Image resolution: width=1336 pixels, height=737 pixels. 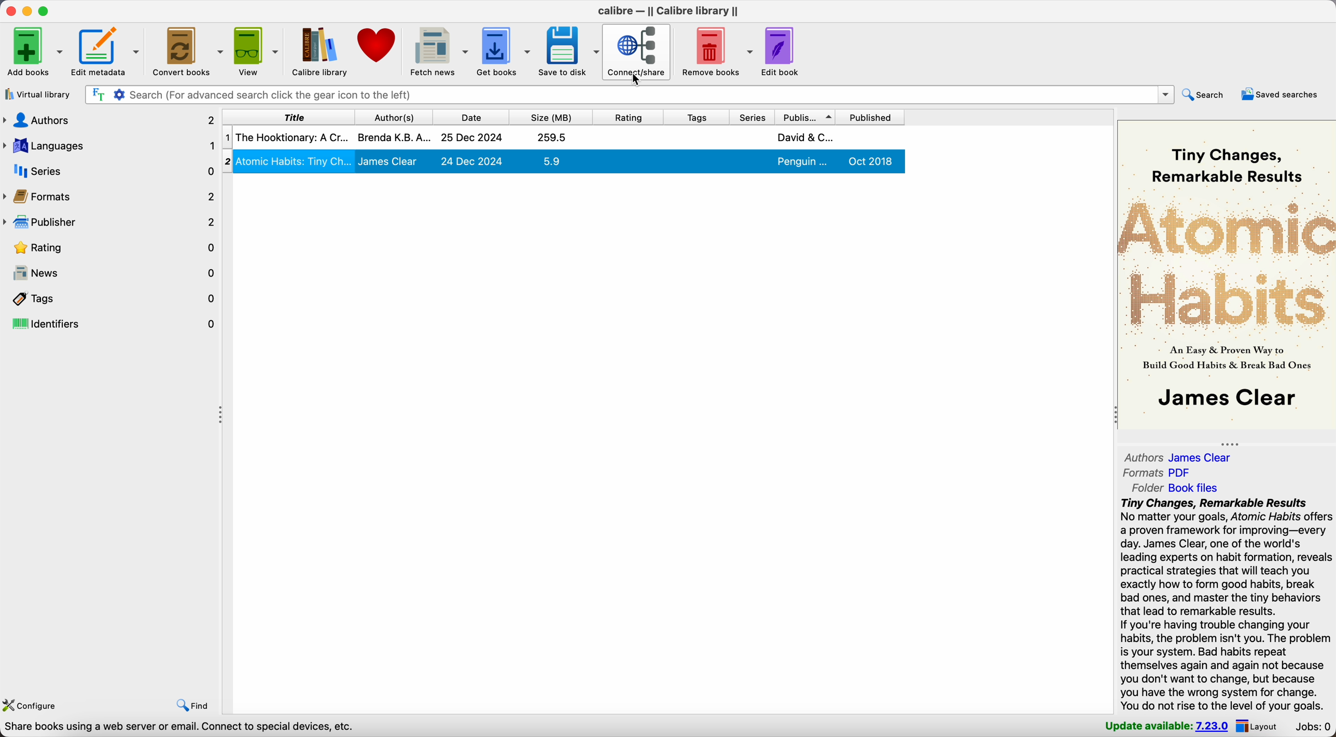 I want to click on published, so click(x=874, y=116).